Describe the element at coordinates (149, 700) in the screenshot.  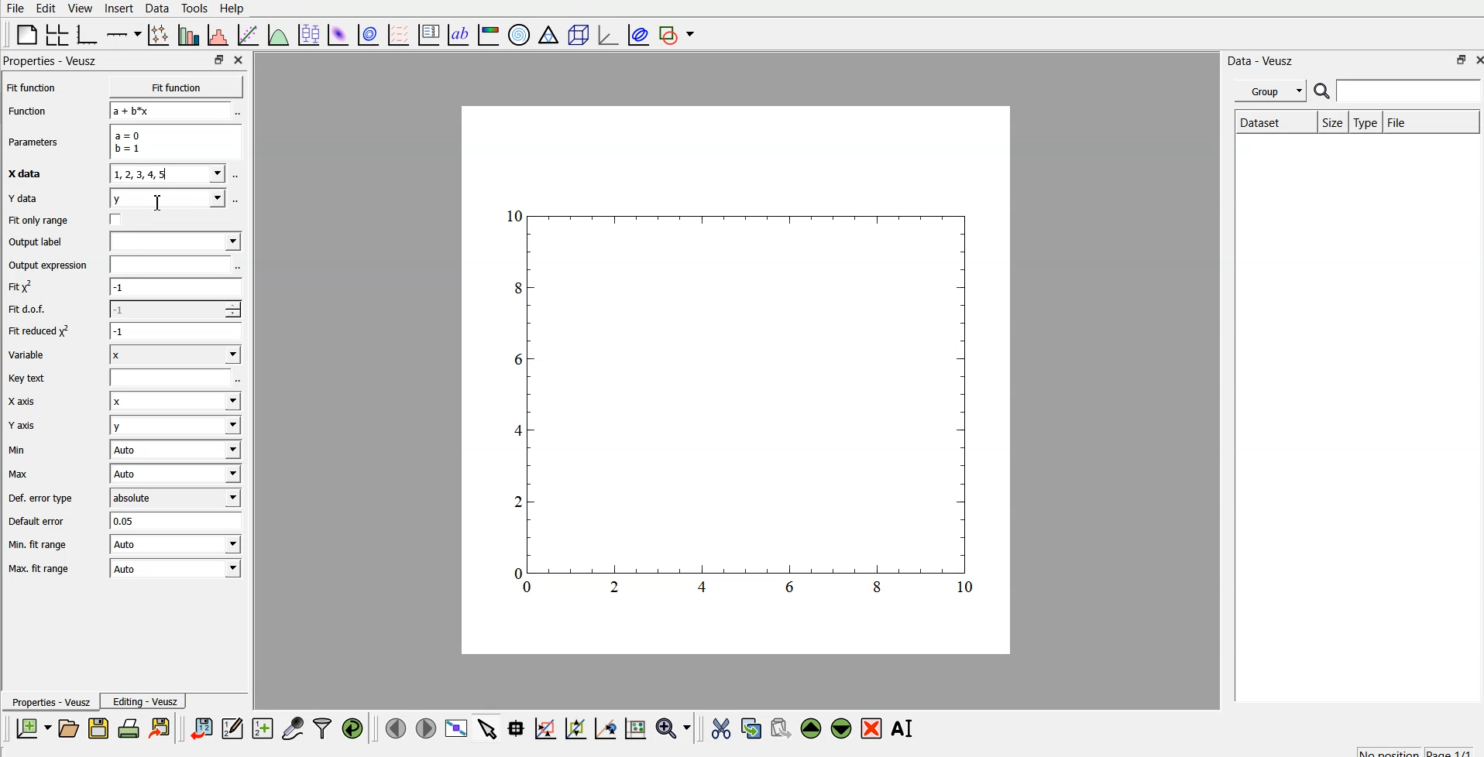
I see `Editing - Veusz` at that location.